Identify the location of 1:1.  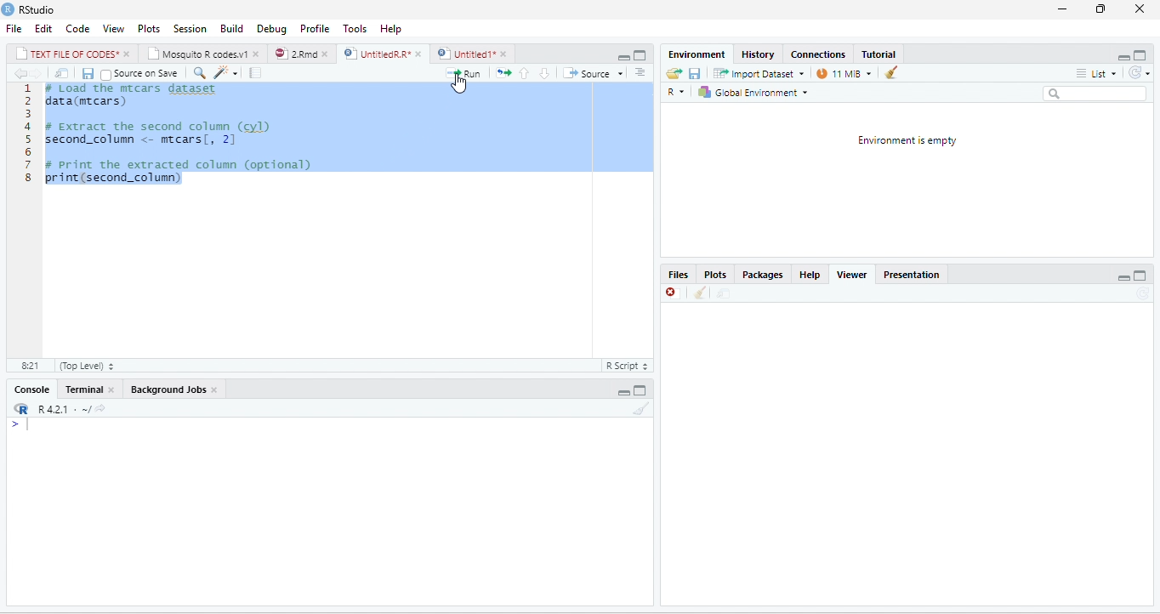
(28, 367).